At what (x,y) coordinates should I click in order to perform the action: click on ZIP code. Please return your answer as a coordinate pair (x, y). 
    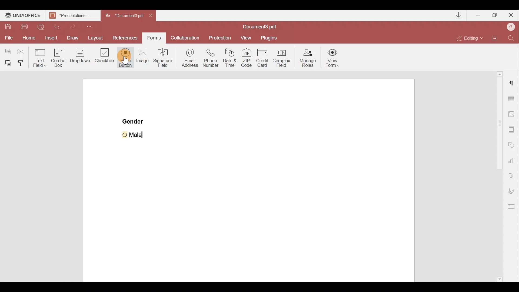
    Looking at the image, I should click on (247, 58).